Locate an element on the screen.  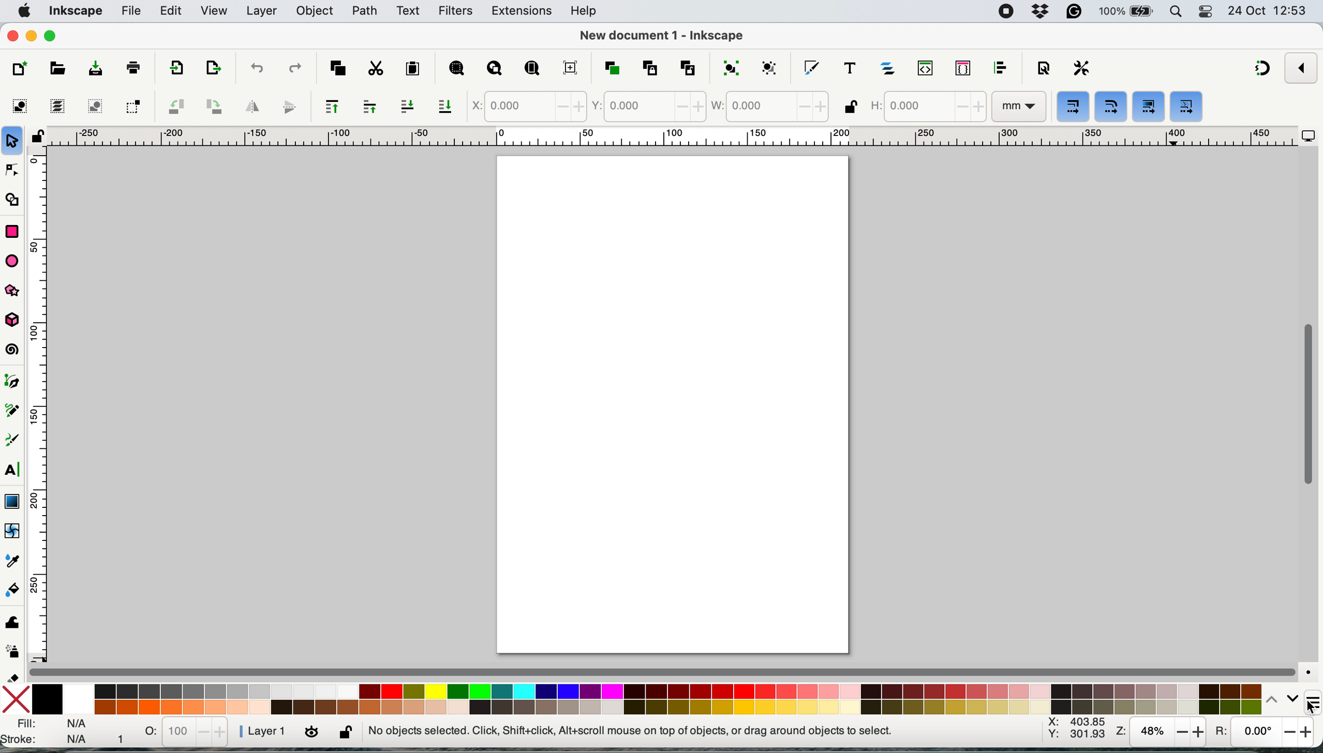
horizontal scale is located at coordinates (671, 137).